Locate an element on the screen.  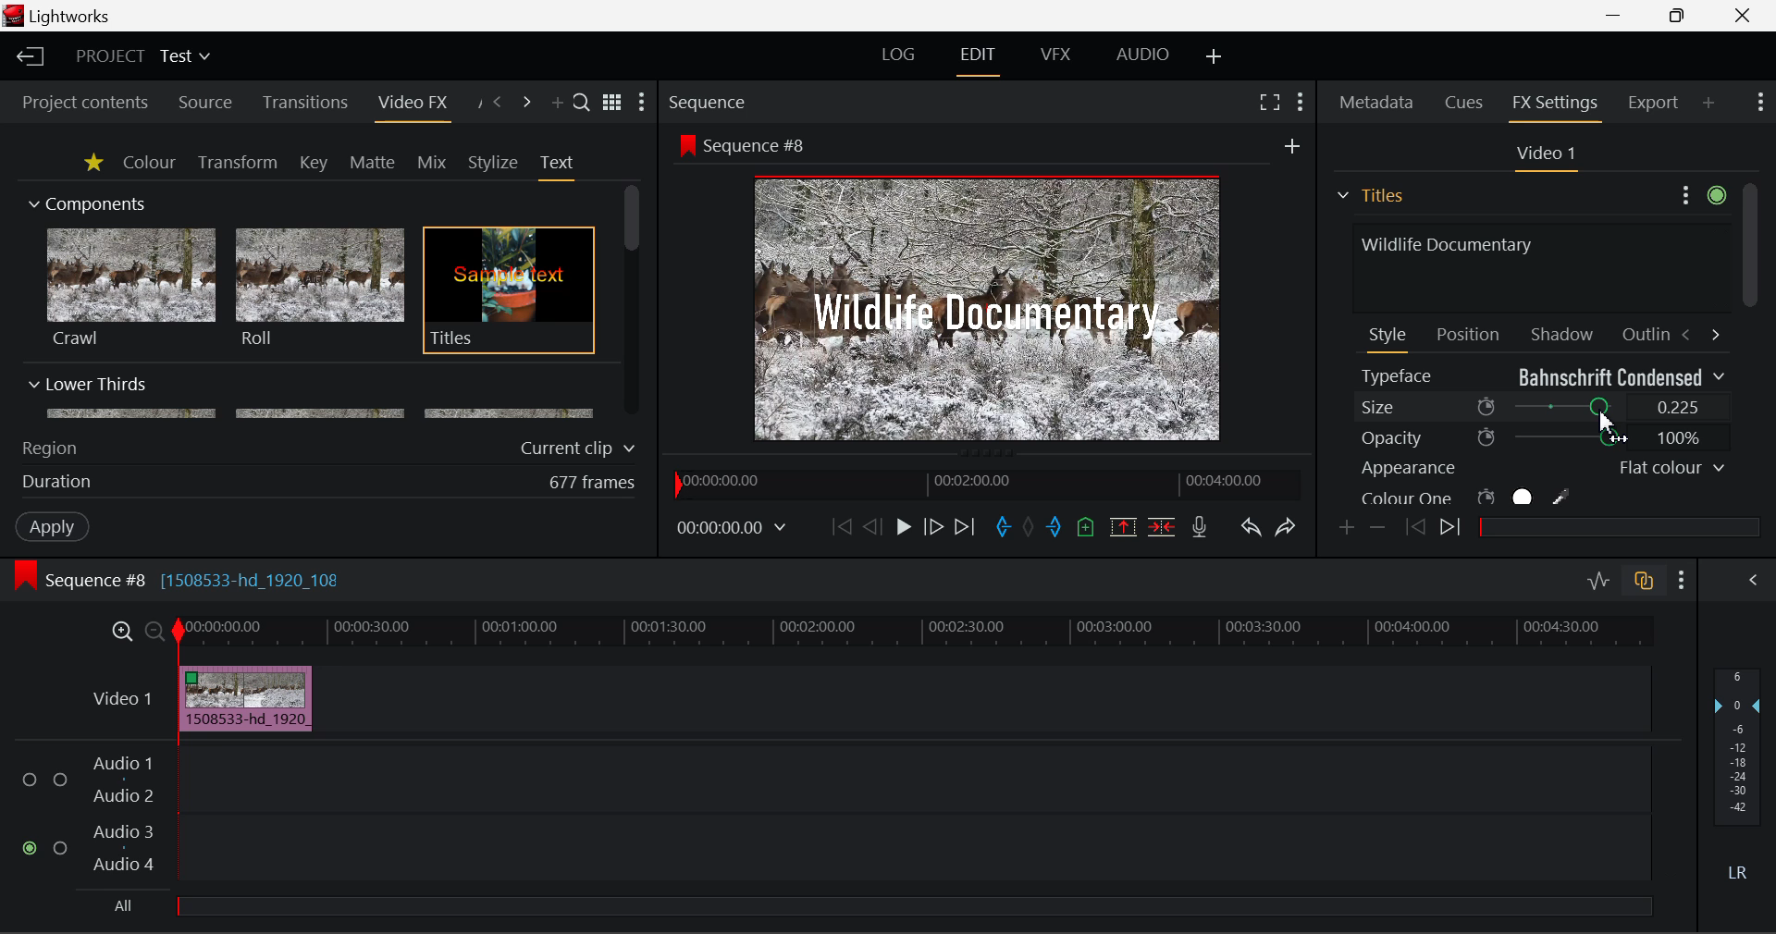
Mix is located at coordinates (431, 164).